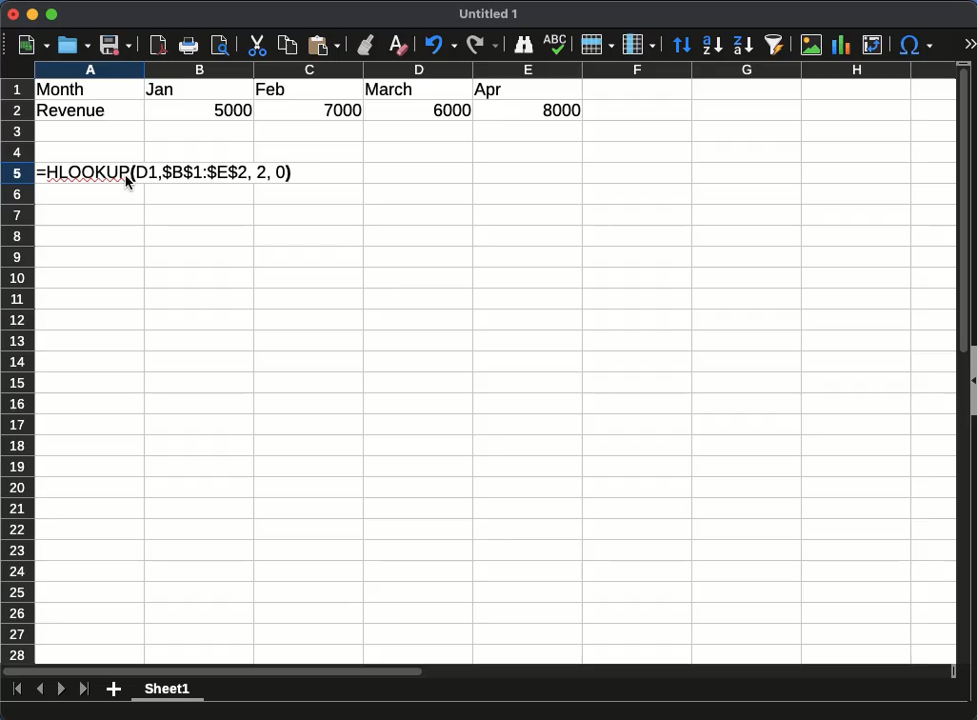 This screenshot has width=977, height=720. What do you see at coordinates (596, 45) in the screenshot?
I see `row` at bounding box center [596, 45].